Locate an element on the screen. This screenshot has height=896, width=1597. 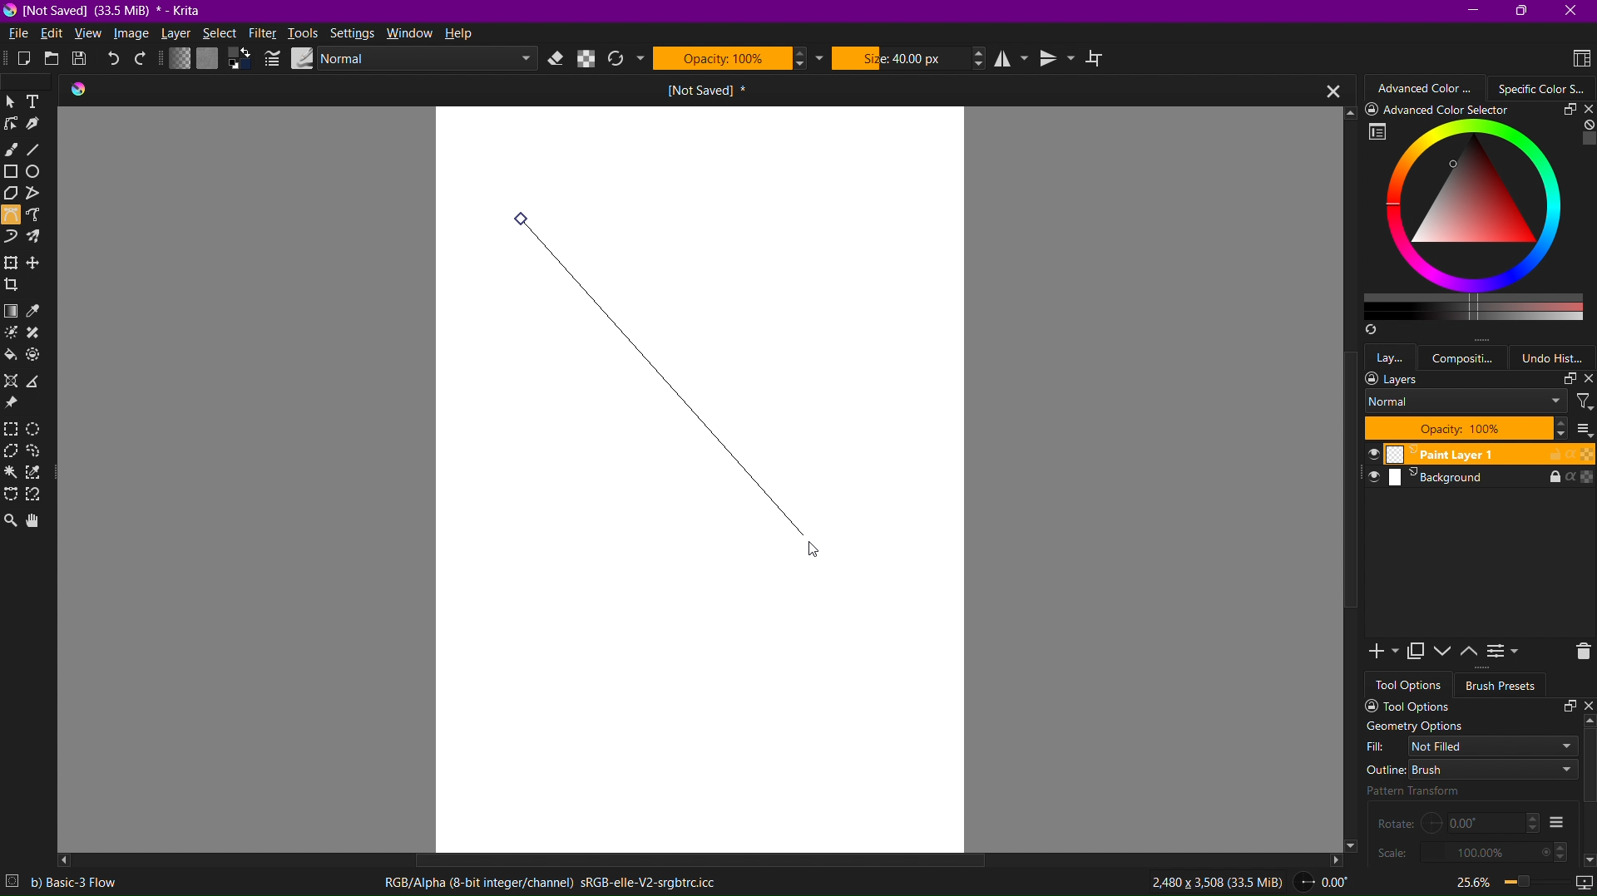
Duplicate Layer or Mask is located at coordinates (1418, 652).